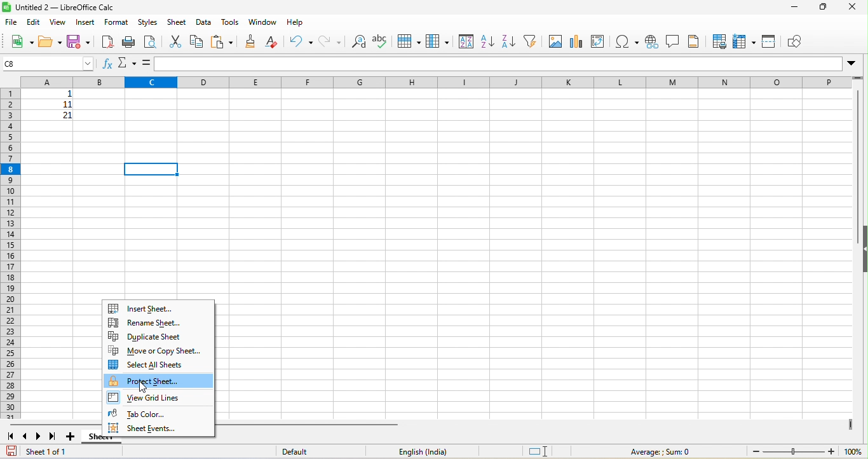 Image resolution: width=868 pixels, height=459 pixels. I want to click on sheet events, so click(158, 429).